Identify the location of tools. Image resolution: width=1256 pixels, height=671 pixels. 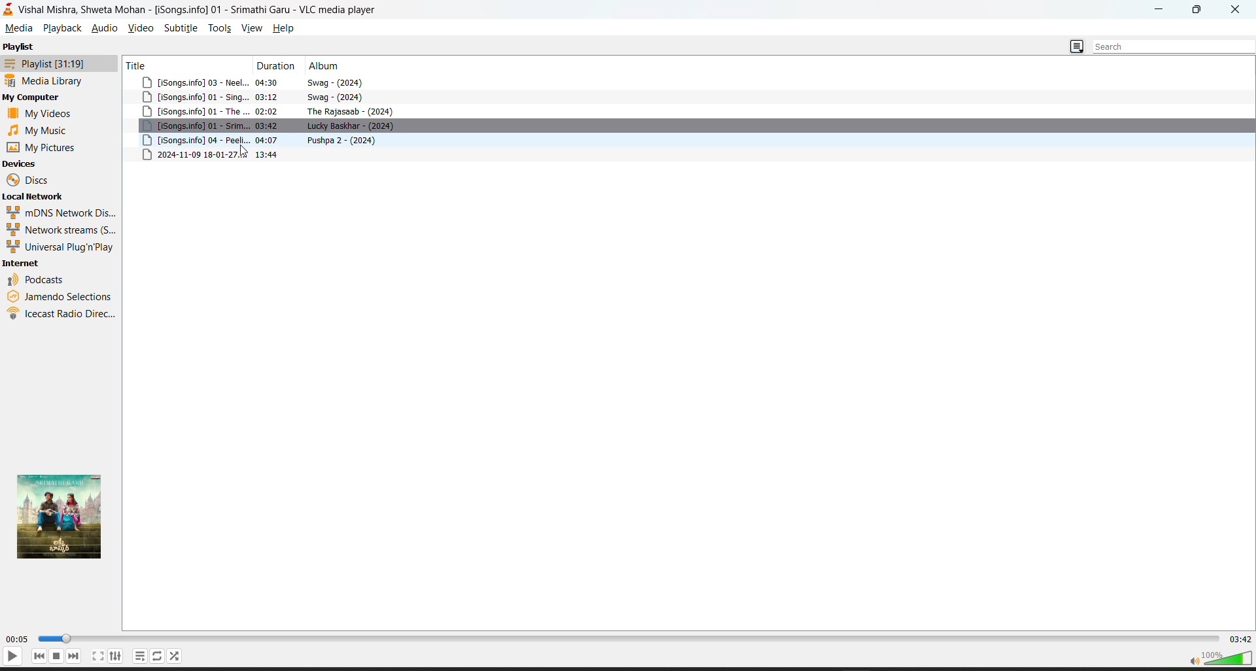
(218, 29).